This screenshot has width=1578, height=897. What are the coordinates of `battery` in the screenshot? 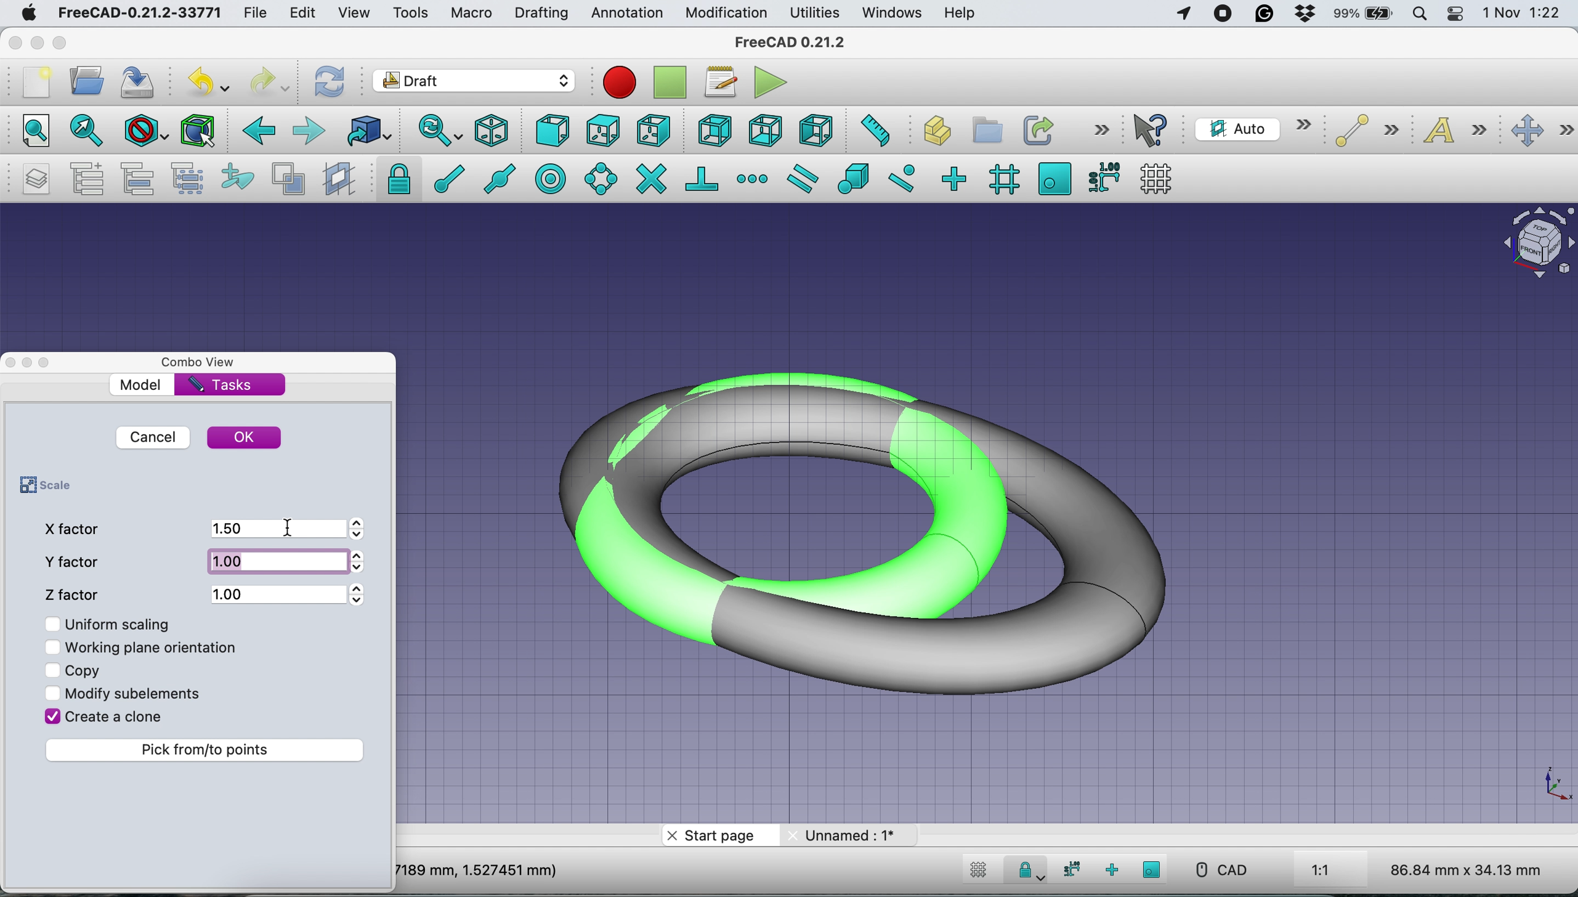 It's located at (1364, 15).